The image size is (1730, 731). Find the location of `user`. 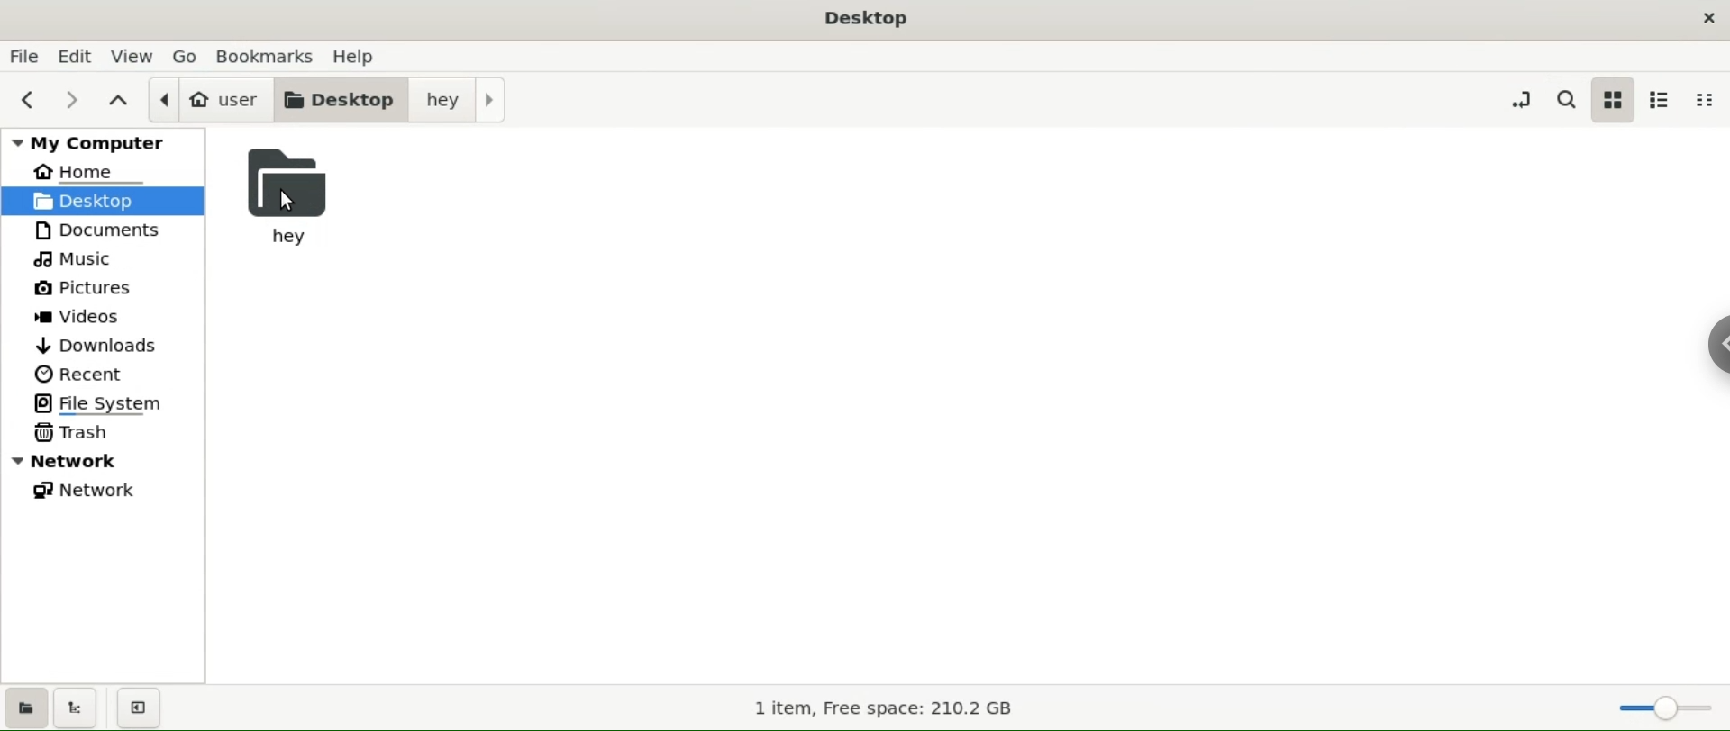

user is located at coordinates (211, 100).